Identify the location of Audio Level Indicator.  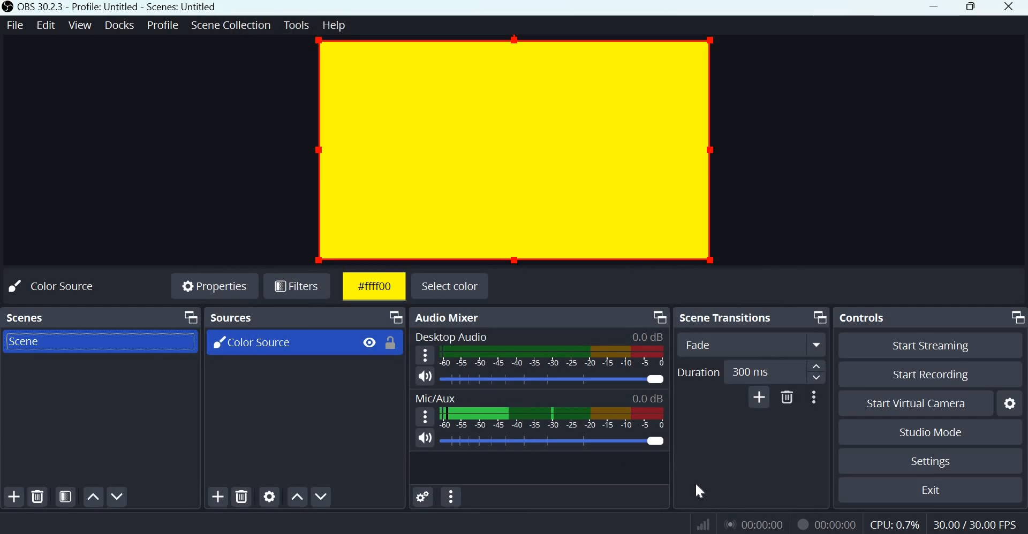
(648, 336).